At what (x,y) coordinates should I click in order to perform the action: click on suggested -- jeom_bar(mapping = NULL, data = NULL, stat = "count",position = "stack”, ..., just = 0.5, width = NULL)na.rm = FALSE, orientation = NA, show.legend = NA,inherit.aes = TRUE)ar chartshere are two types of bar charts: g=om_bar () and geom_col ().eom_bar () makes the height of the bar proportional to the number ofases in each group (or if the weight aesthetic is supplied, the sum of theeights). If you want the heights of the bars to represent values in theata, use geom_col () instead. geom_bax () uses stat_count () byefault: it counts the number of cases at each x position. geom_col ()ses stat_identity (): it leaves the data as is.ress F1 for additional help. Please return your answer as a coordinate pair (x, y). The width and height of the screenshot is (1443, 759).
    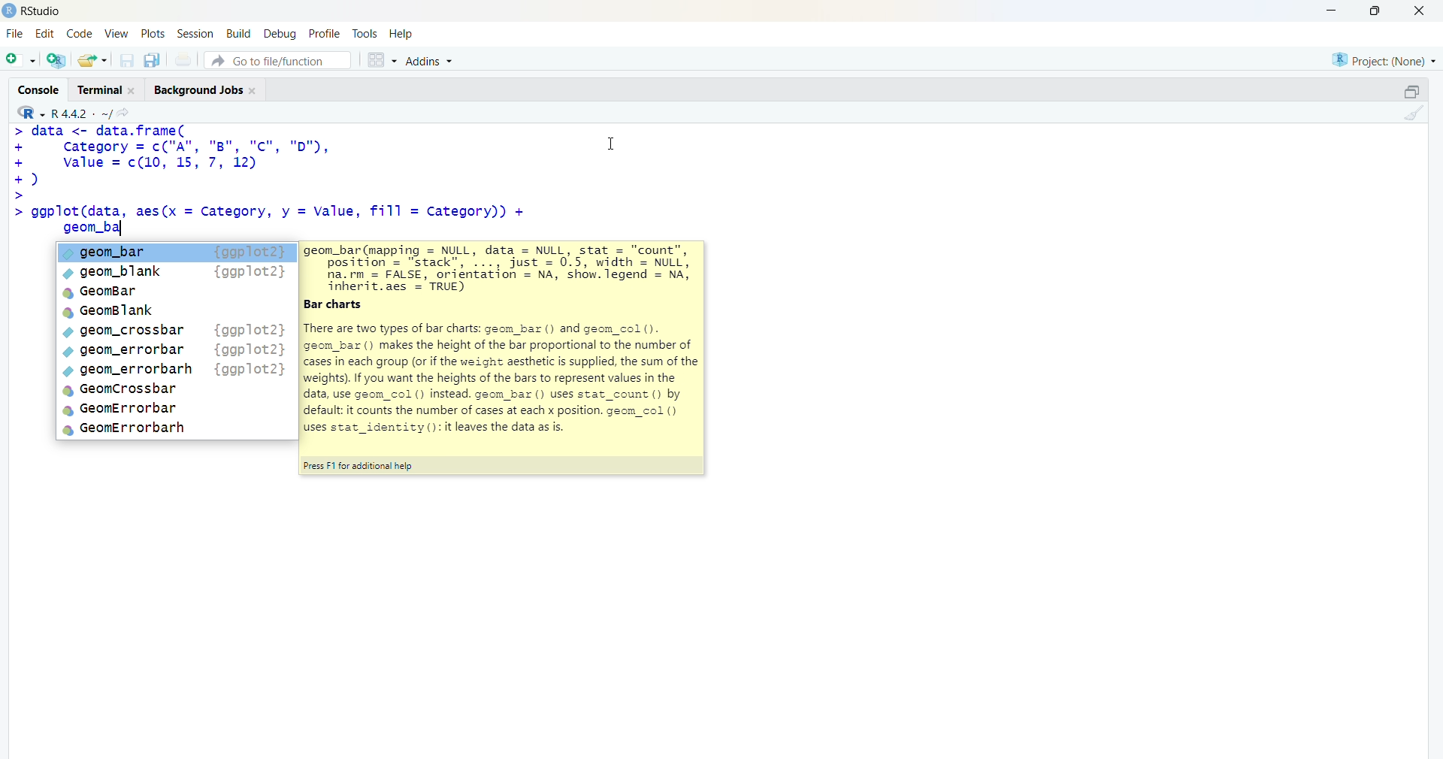
    Looking at the image, I should click on (501, 358).